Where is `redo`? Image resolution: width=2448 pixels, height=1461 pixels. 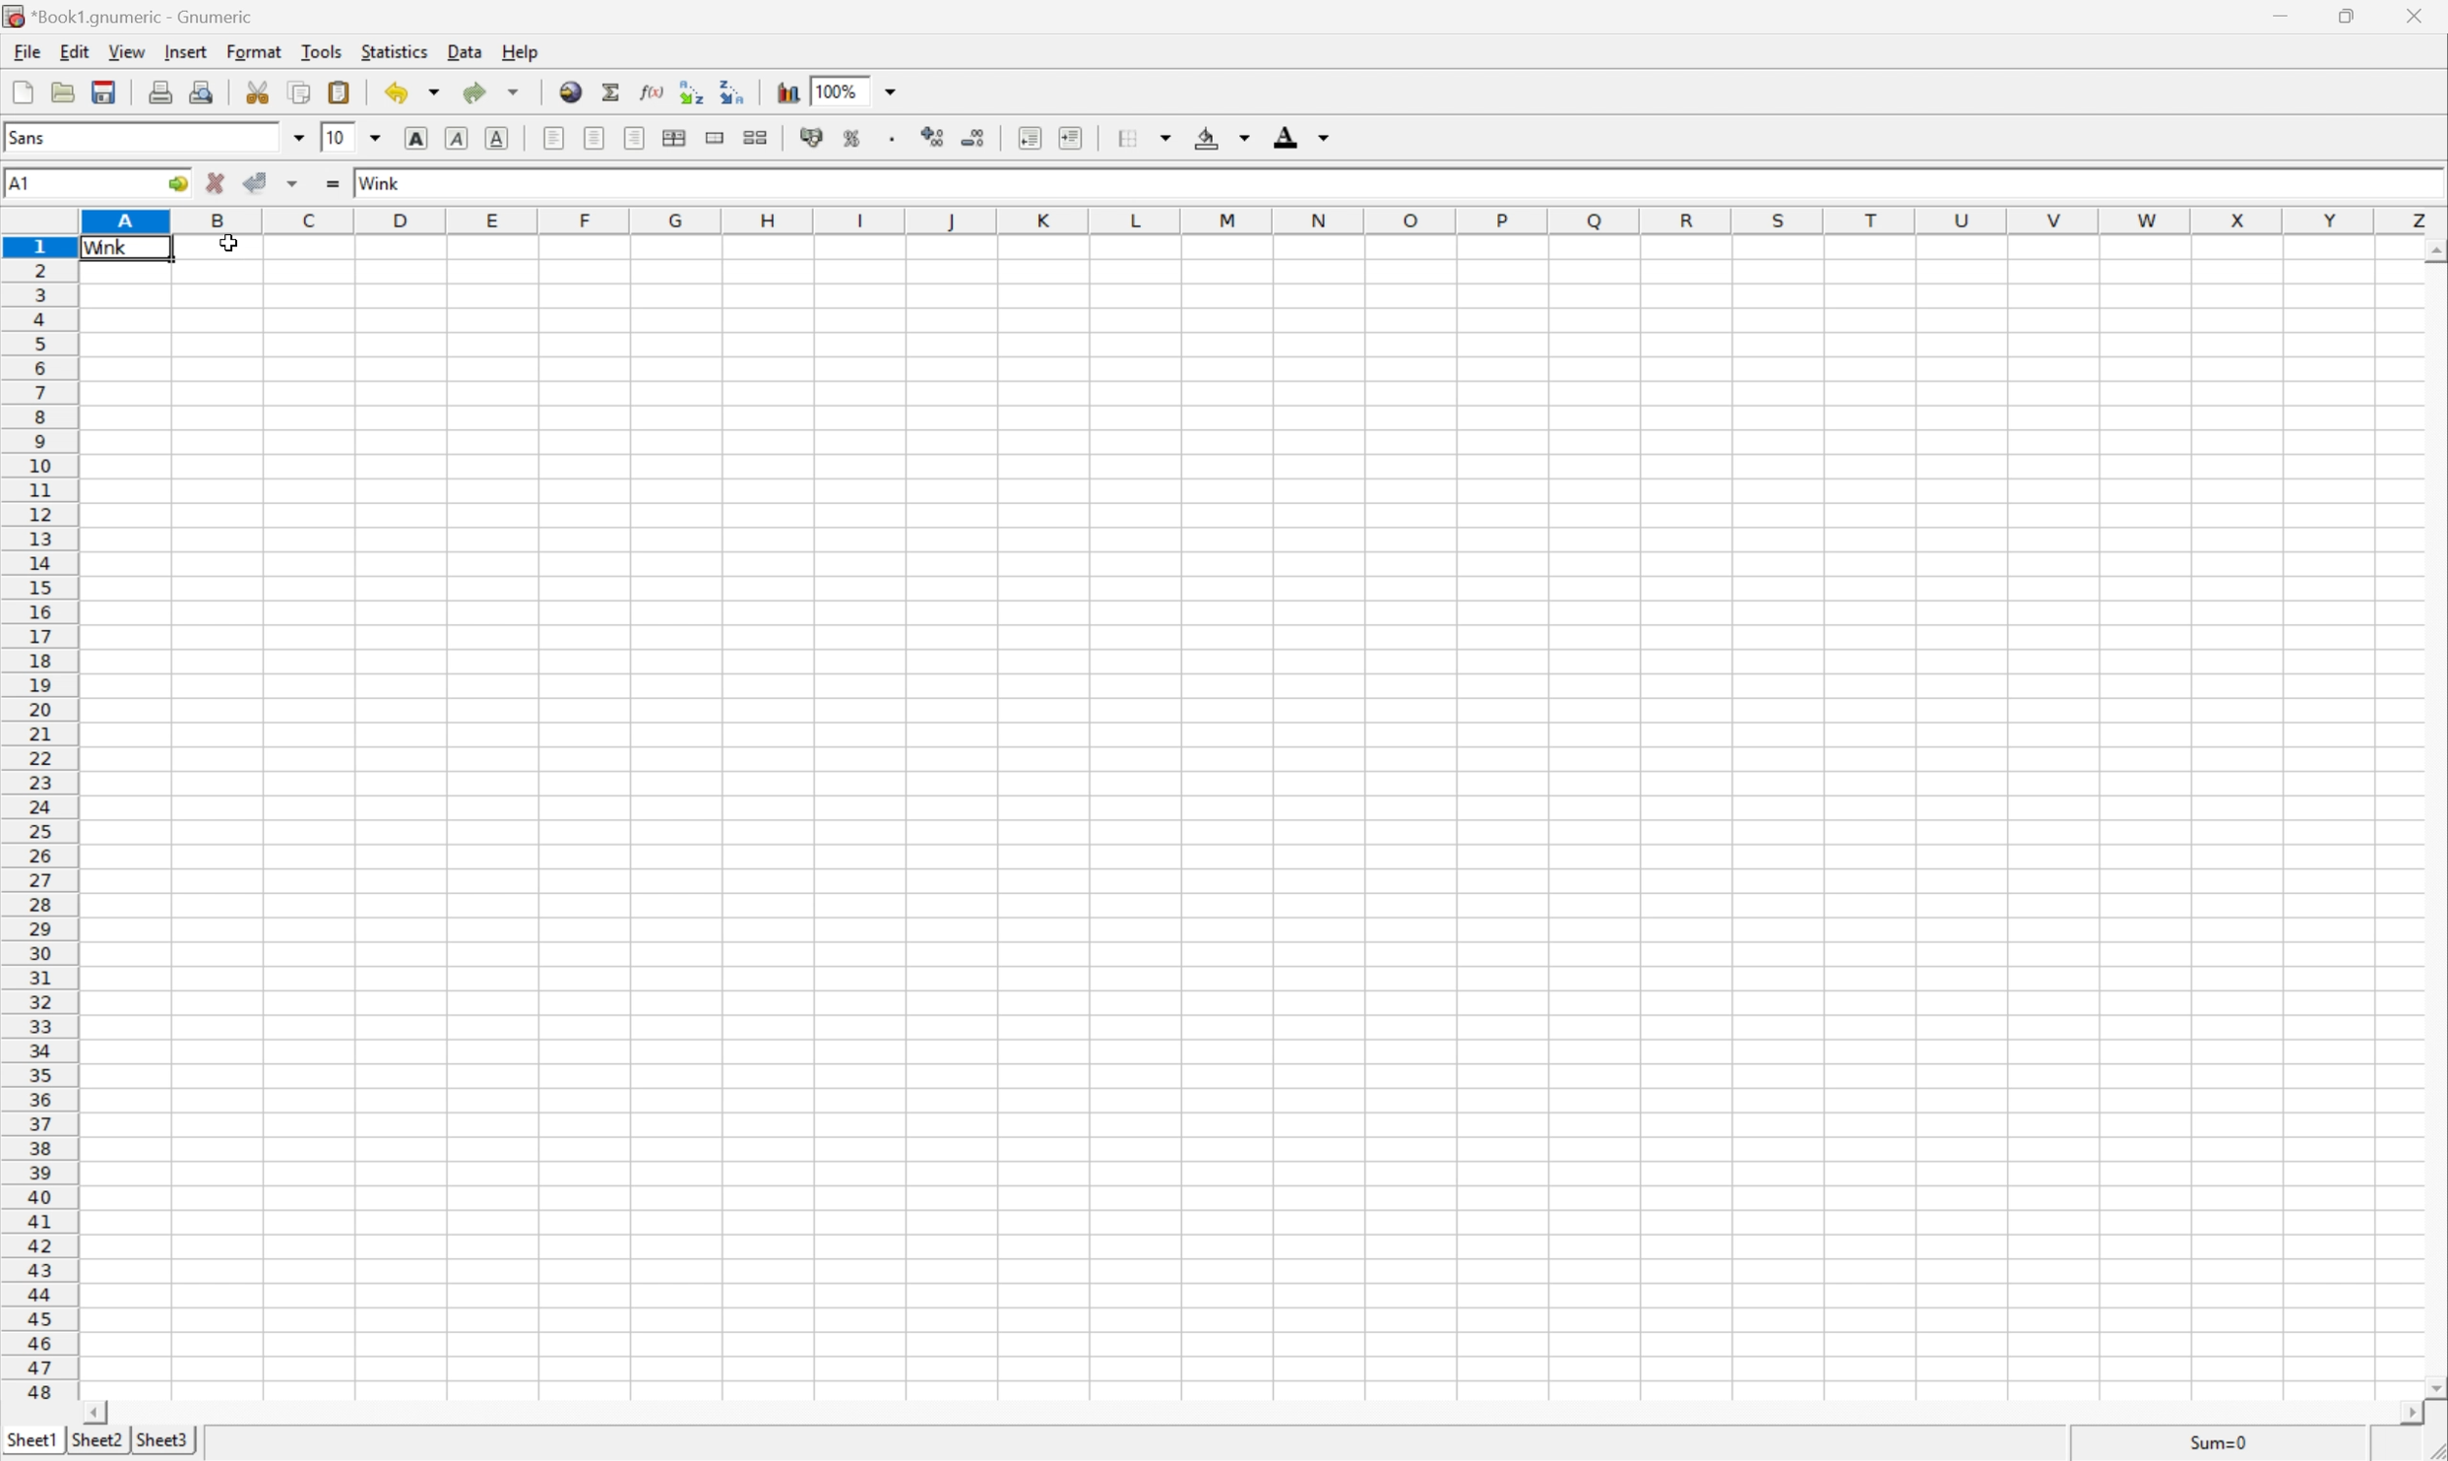 redo is located at coordinates (494, 96).